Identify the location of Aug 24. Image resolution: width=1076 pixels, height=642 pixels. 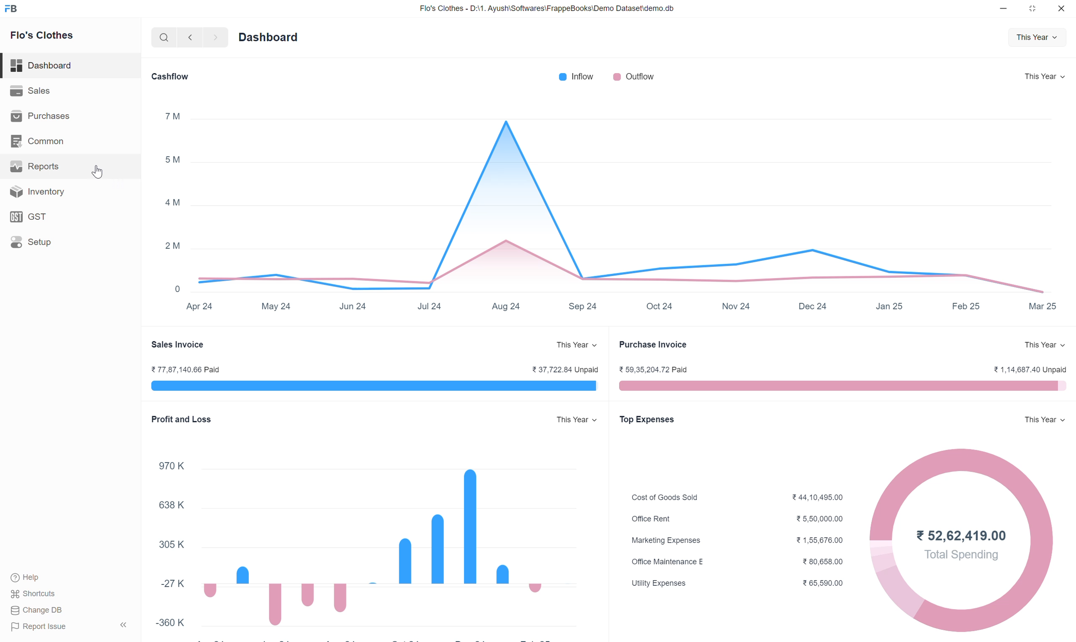
(501, 307).